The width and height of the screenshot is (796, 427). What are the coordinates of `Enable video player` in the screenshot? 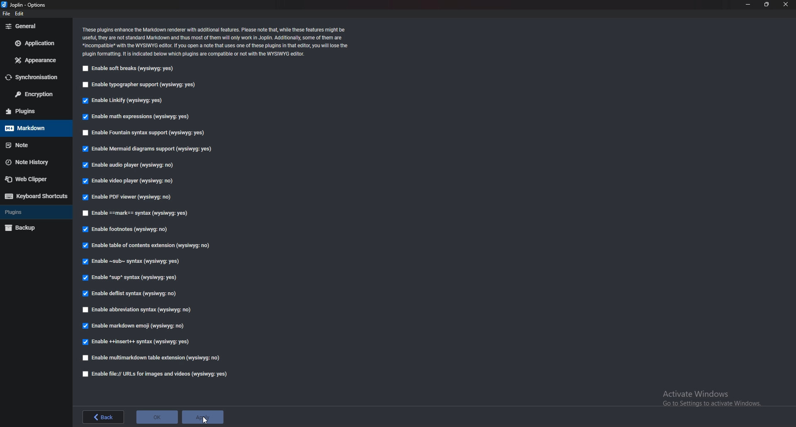 It's located at (131, 182).